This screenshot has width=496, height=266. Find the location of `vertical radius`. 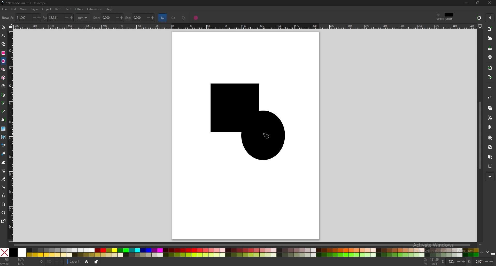

vertical radius is located at coordinates (58, 17).